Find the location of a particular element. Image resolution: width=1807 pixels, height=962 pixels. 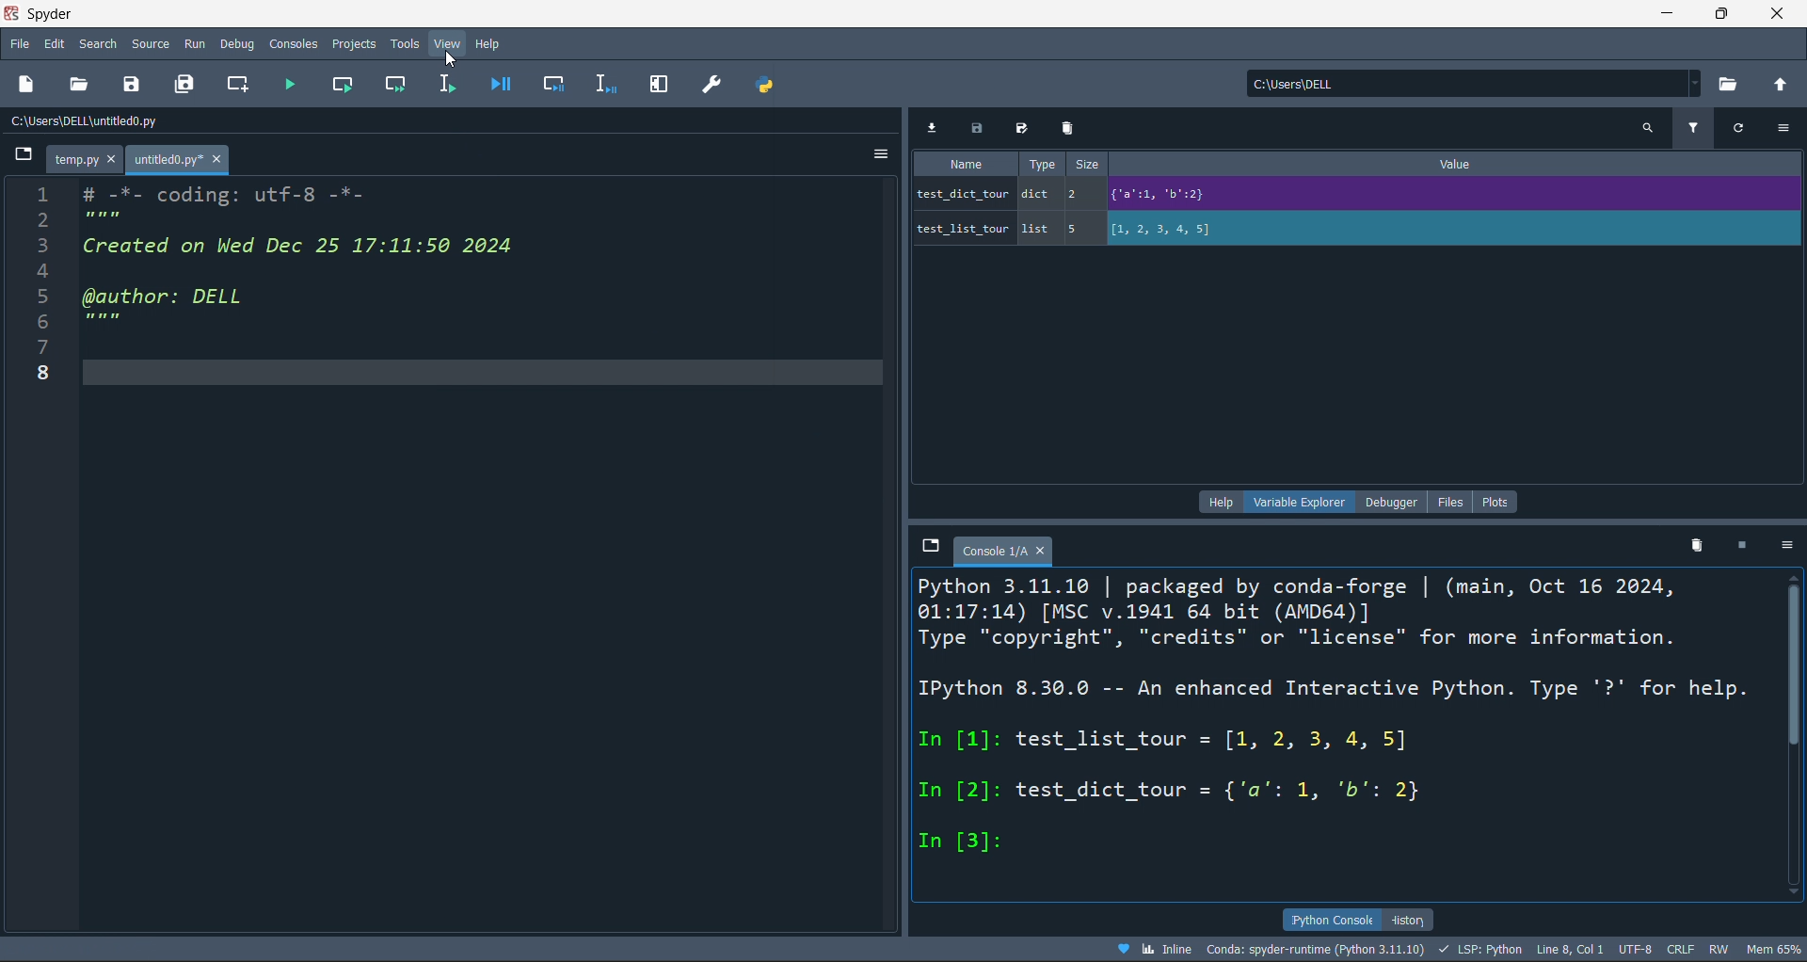

close is located at coordinates (1773, 13).